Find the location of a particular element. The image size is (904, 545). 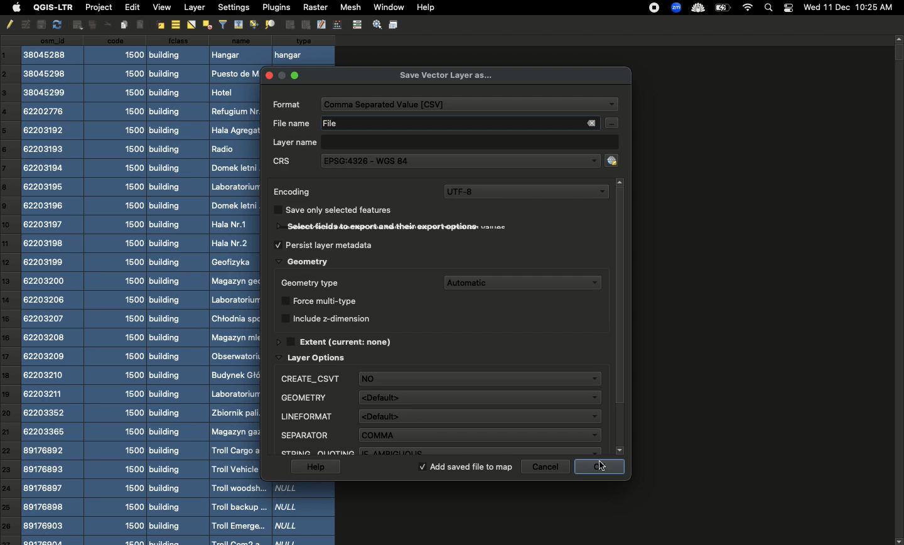

Search is located at coordinates (770, 7).